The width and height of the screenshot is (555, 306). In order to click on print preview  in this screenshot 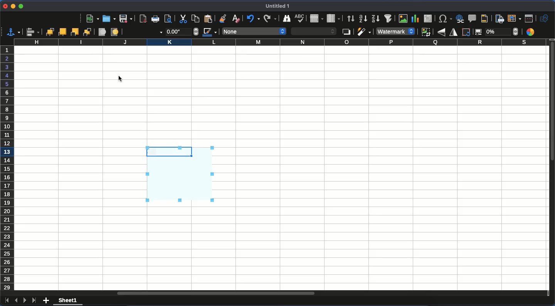, I will do `click(170, 19)`.